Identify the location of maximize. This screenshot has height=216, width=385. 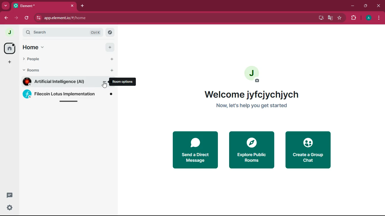
(365, 6).